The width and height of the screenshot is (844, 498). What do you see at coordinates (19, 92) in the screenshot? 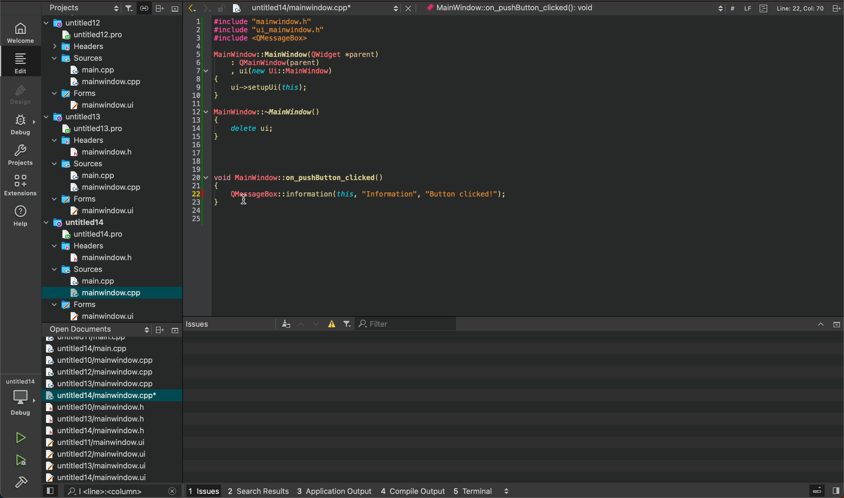
I see `DESIGN` at bounding box center [19, 92].